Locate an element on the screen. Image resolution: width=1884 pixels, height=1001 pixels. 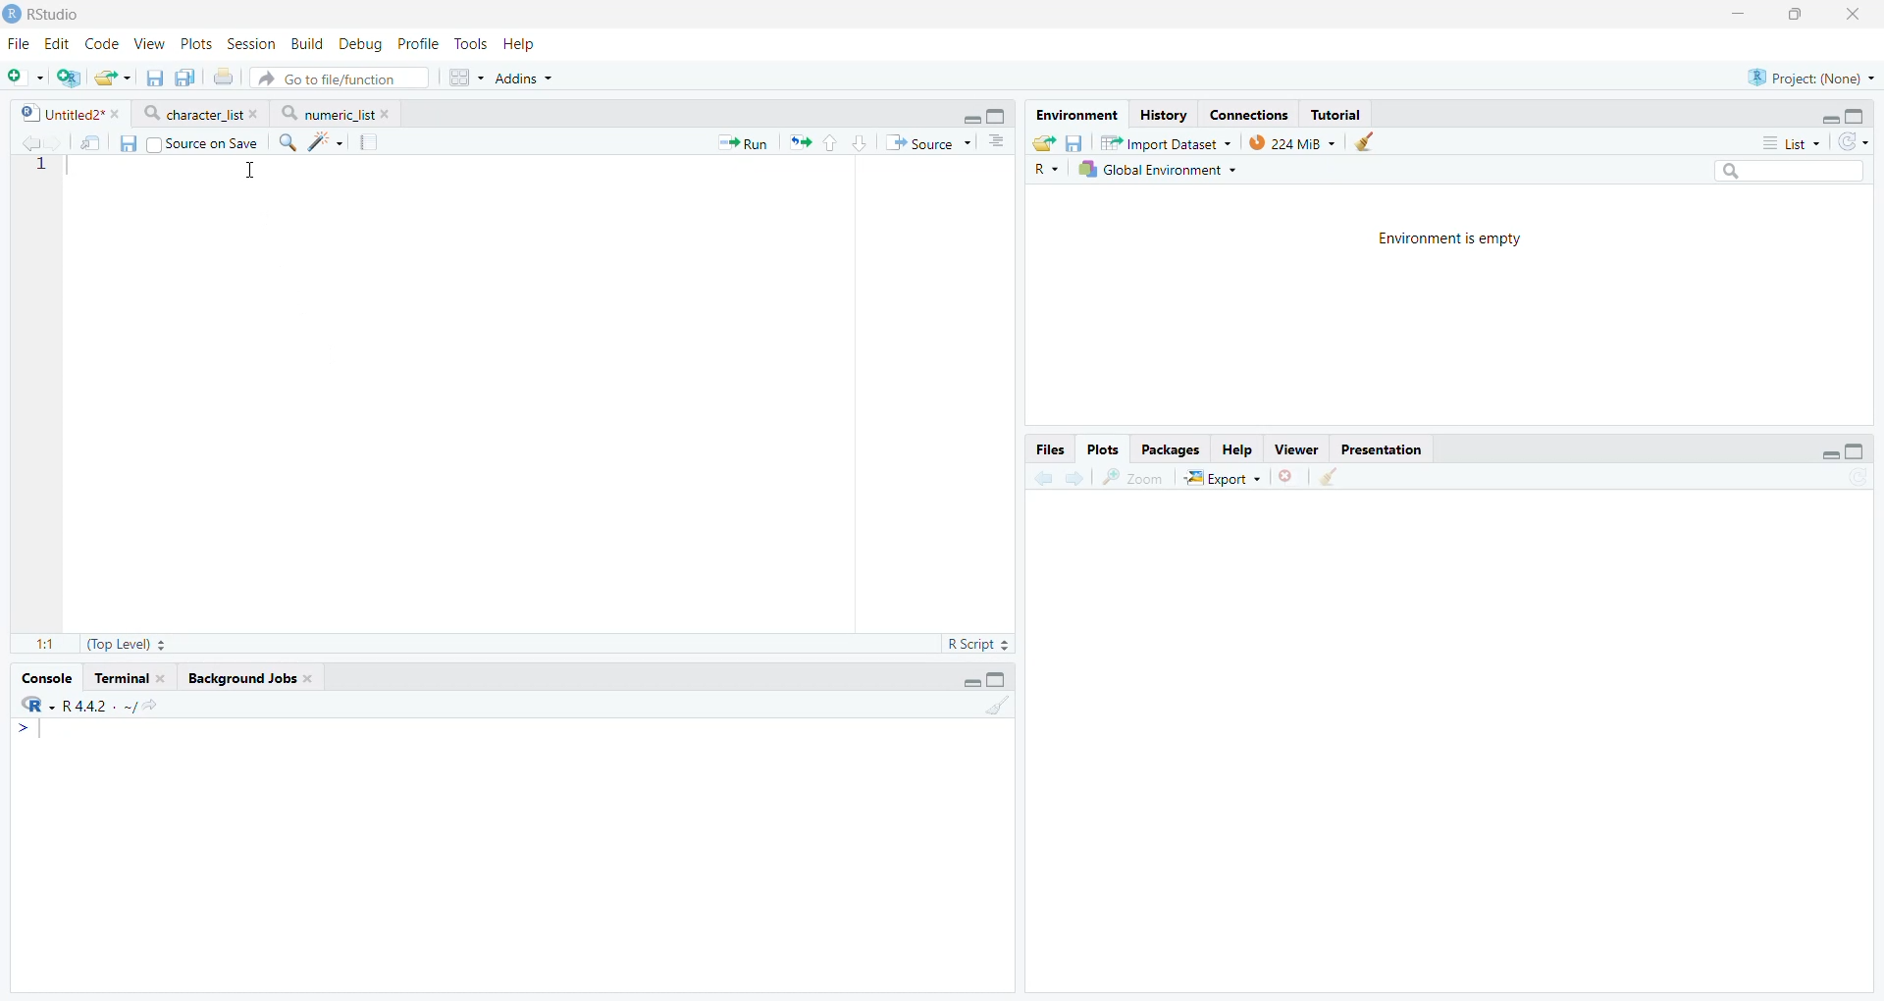
Packages is located at coordinates (1173, 448).